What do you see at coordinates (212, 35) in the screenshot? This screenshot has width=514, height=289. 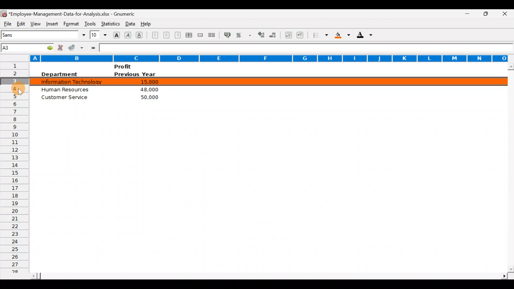 I see `Split merged range of cells` at bounding box center [212, 35].